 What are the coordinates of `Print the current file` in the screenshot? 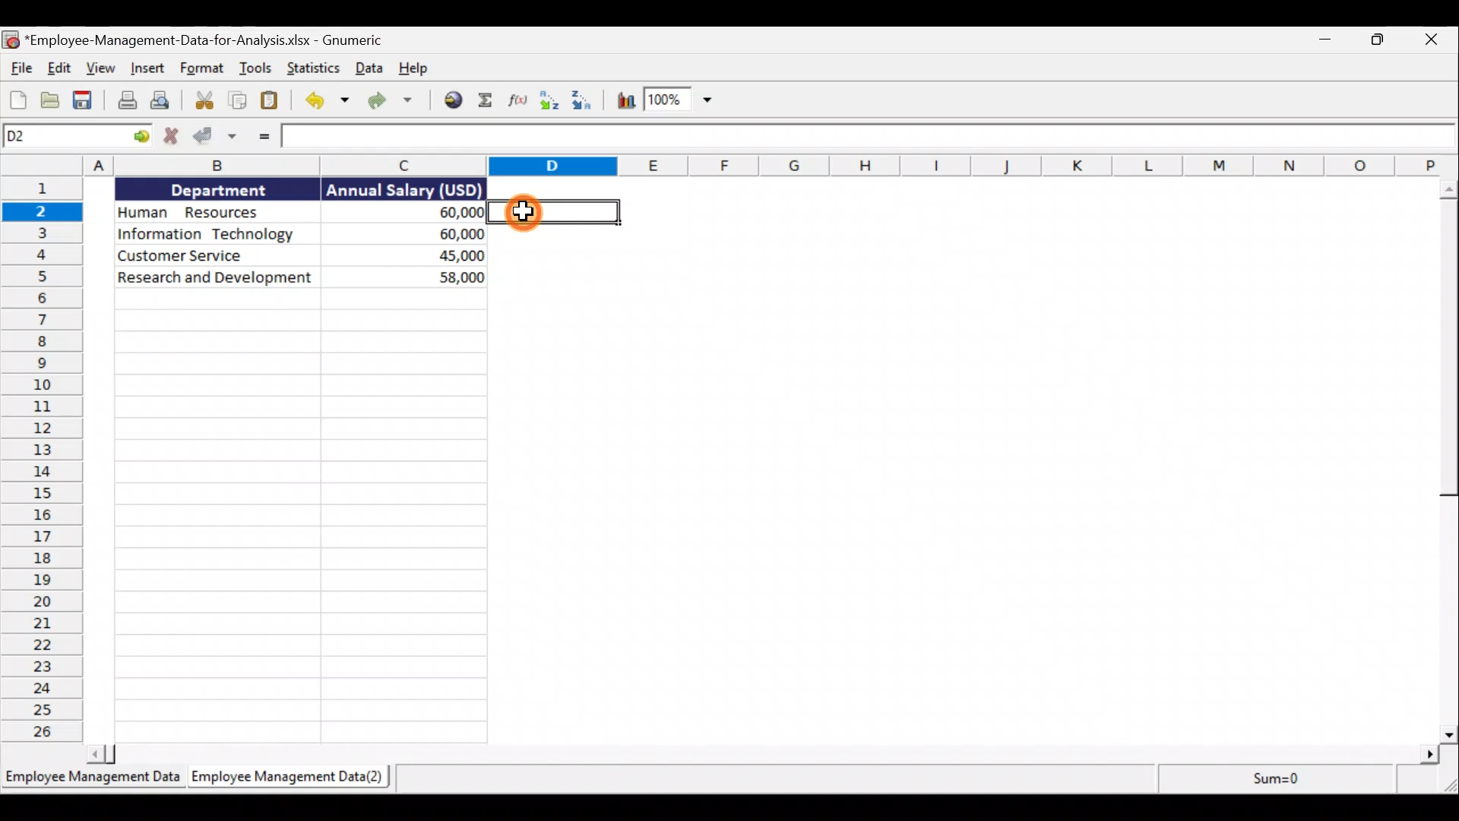 It's located at (123, 103).